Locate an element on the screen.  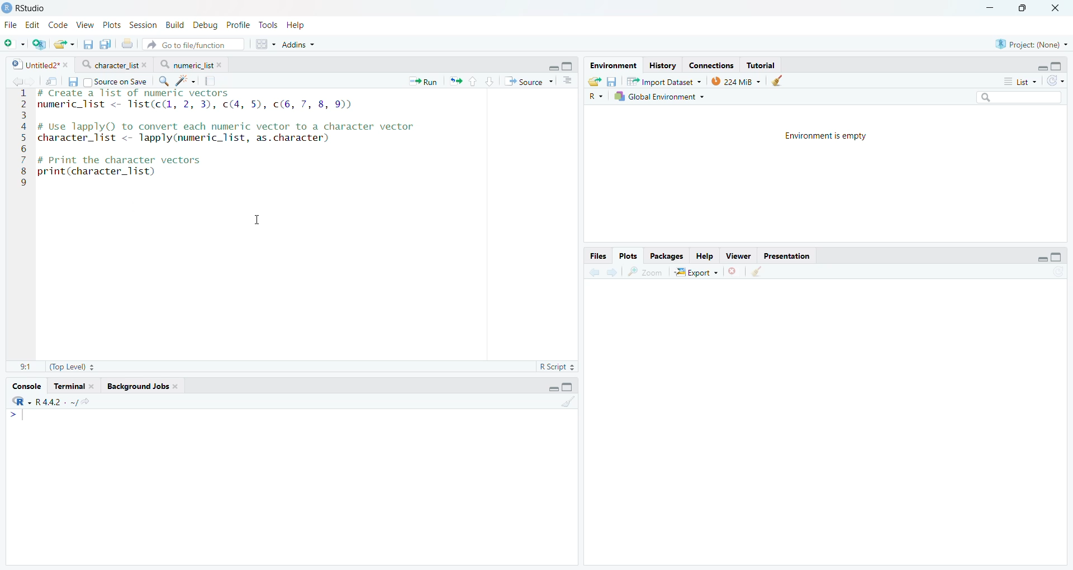
numeric_list is located at coordinates (192, 64).